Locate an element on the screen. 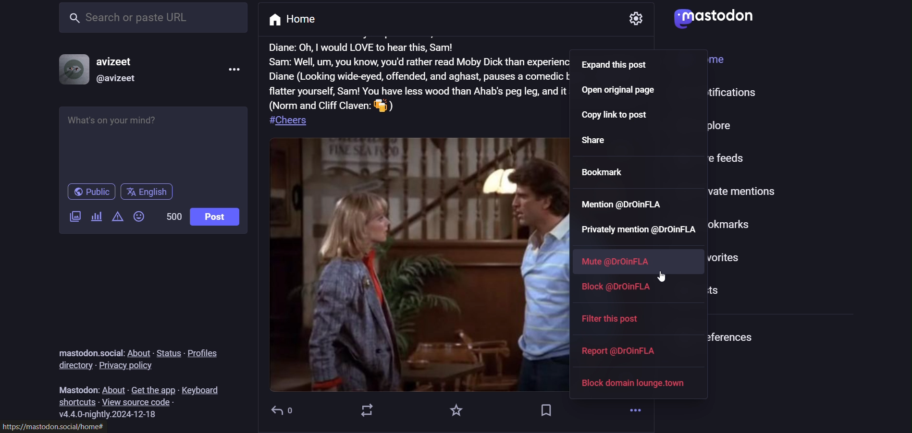  public is located at coordinates (90, 192).